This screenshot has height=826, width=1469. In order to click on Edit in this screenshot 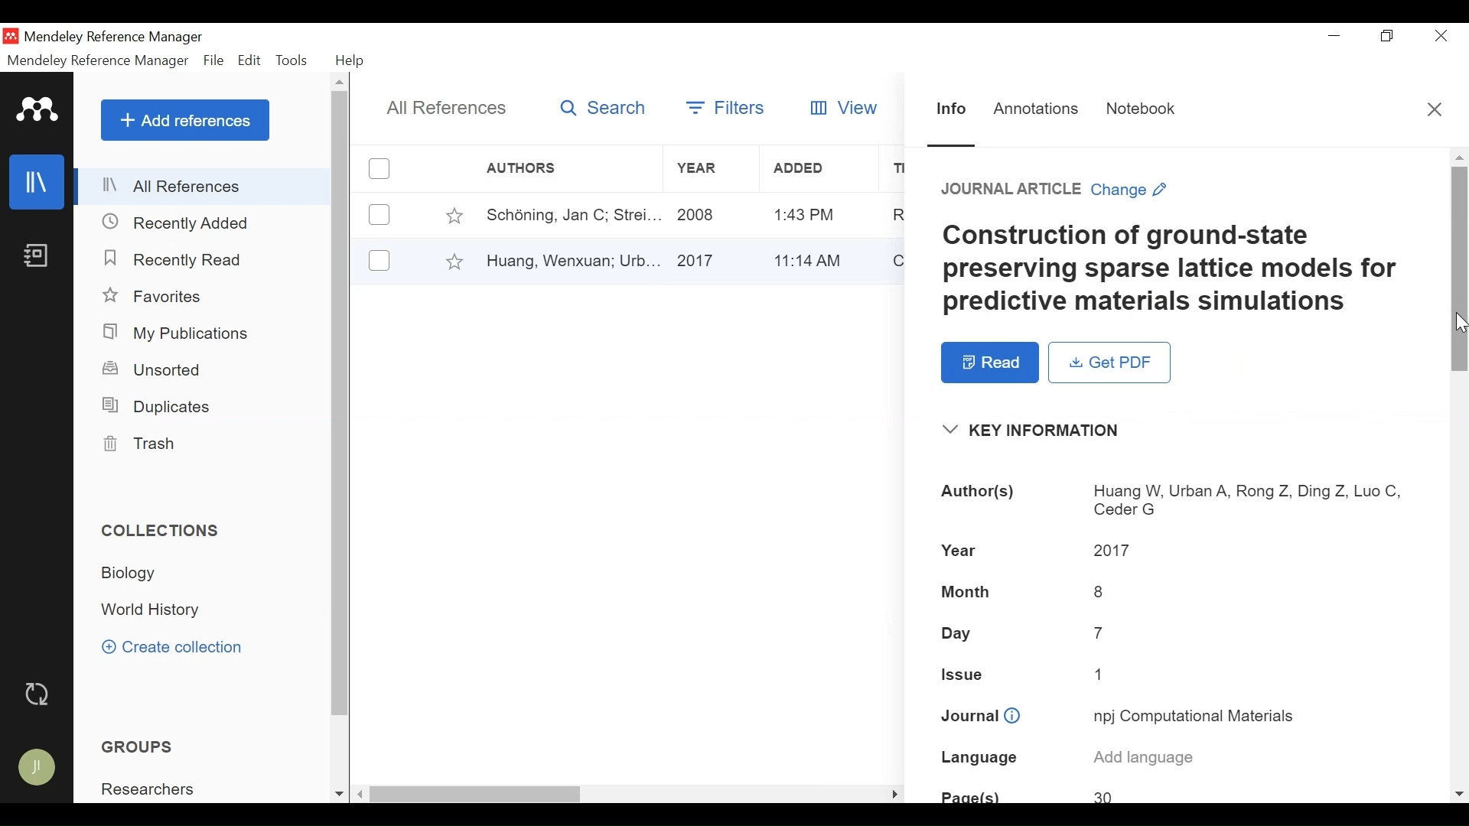, I will do `click(249, 60)`.